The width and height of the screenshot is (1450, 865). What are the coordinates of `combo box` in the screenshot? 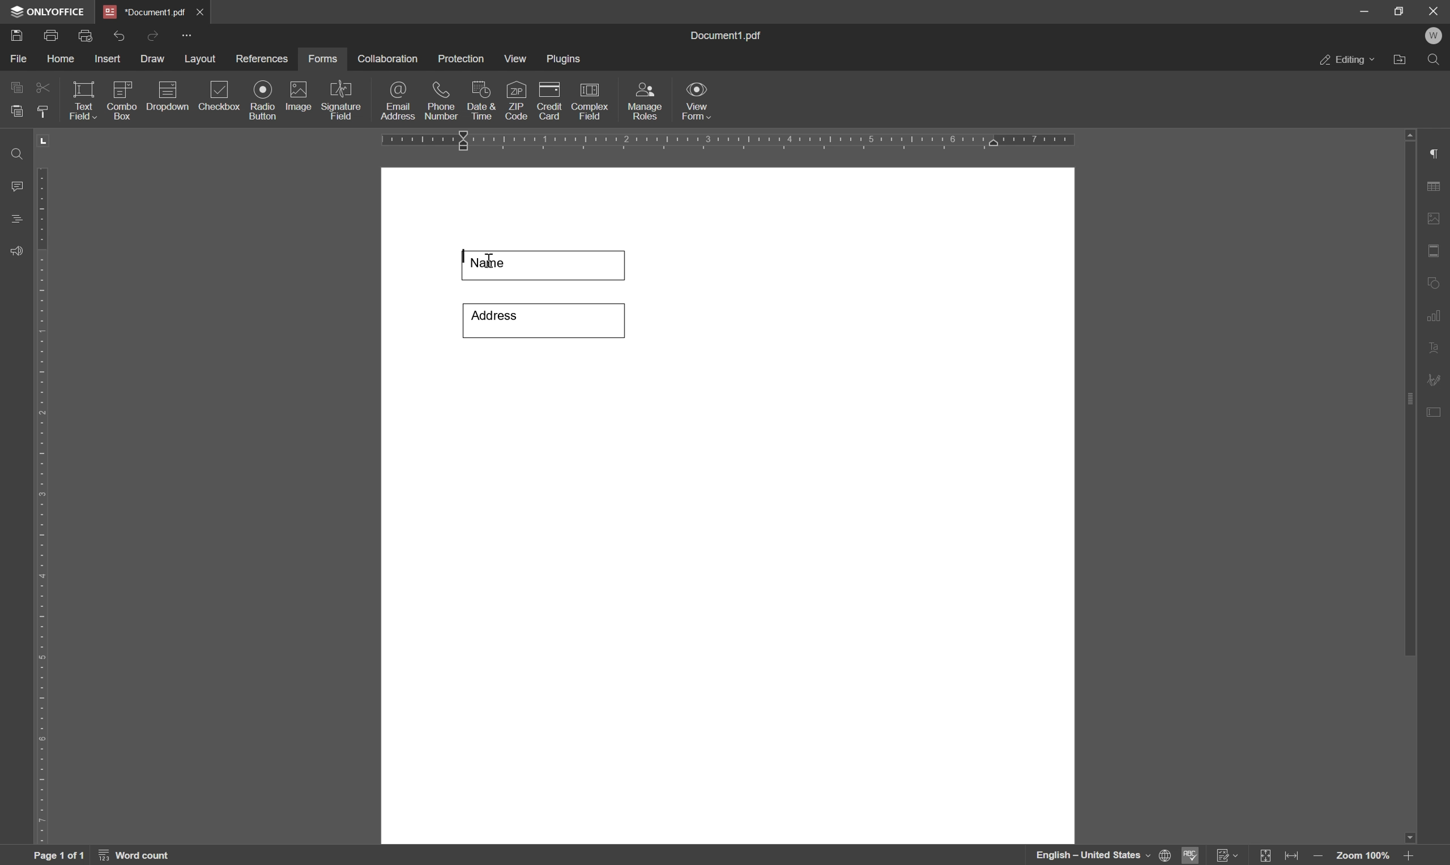 It's located at (122, 99).